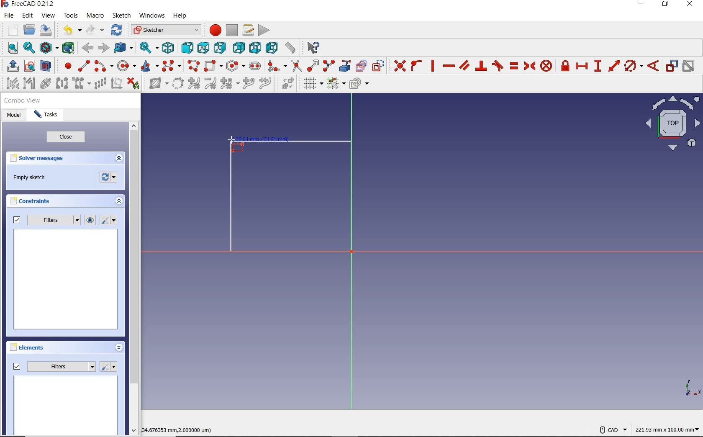 The height and width of the screenshot is (437, 703). What do you see at coordinates (117, 31) in the screenshot?
I see `refresh` at bounding box center [117, 31].